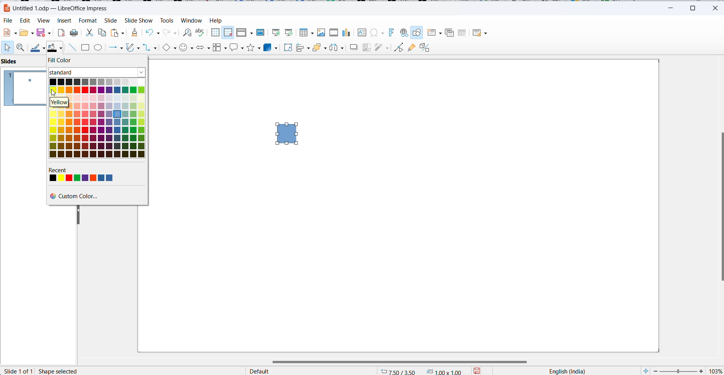 Image resolution: width=724 pixels, height=375 pixels. I want to click on rectangle, so click(85, 48).